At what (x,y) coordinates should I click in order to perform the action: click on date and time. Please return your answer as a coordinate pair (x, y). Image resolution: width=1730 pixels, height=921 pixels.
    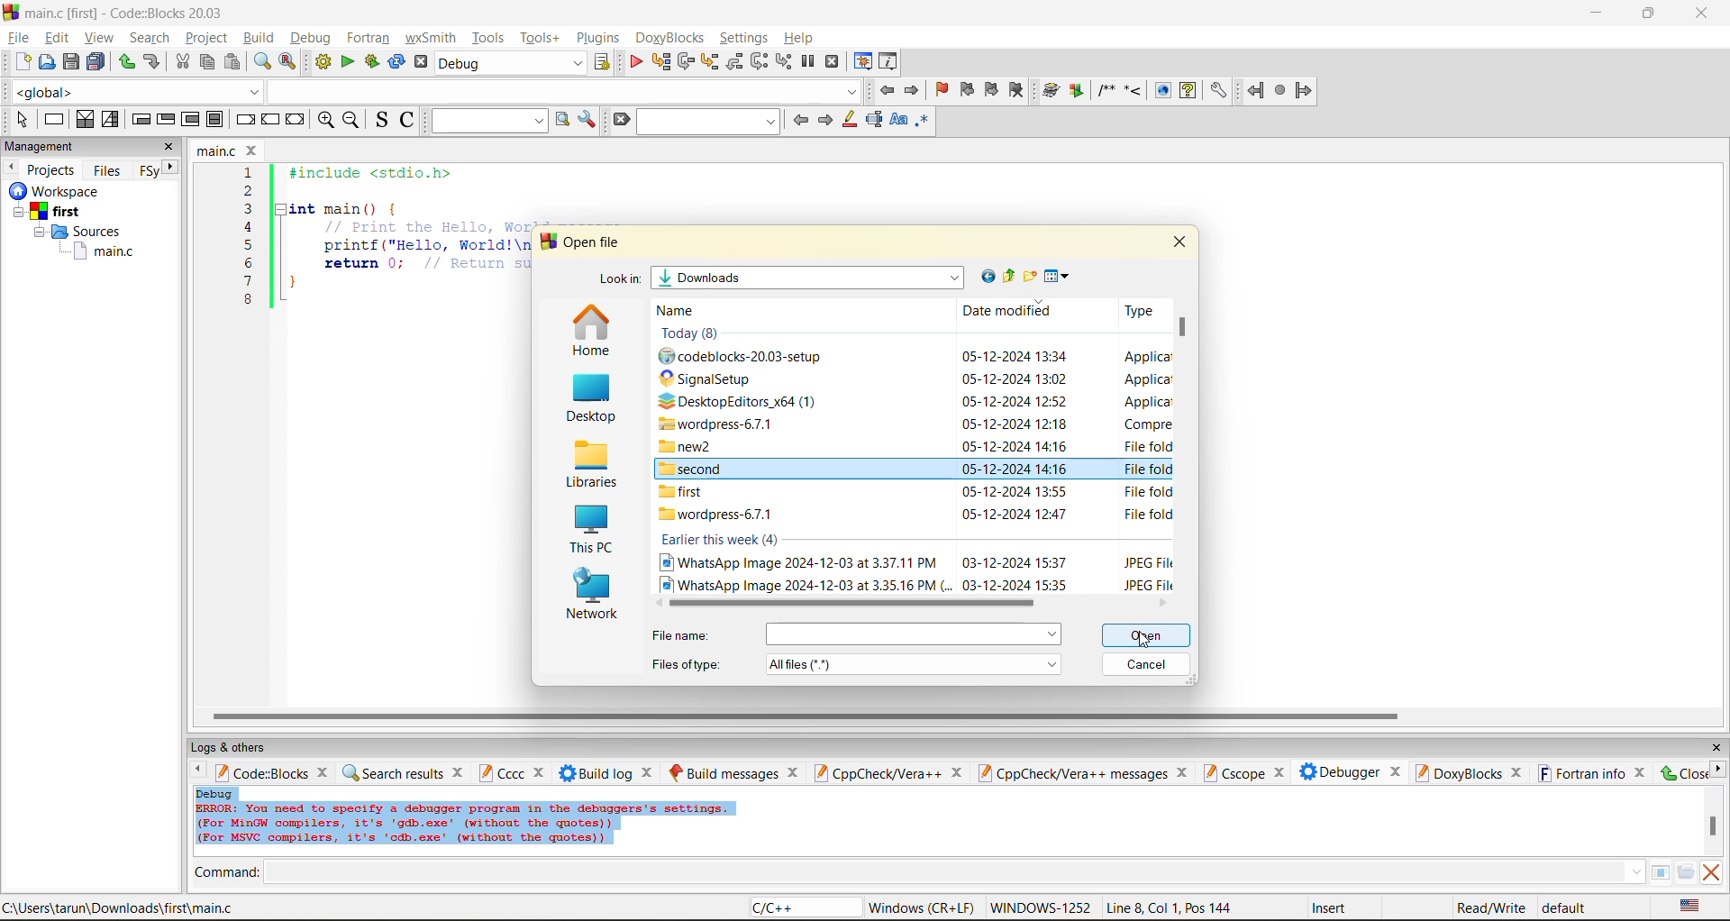
    Looking at the image, I should click on (1013, 356).